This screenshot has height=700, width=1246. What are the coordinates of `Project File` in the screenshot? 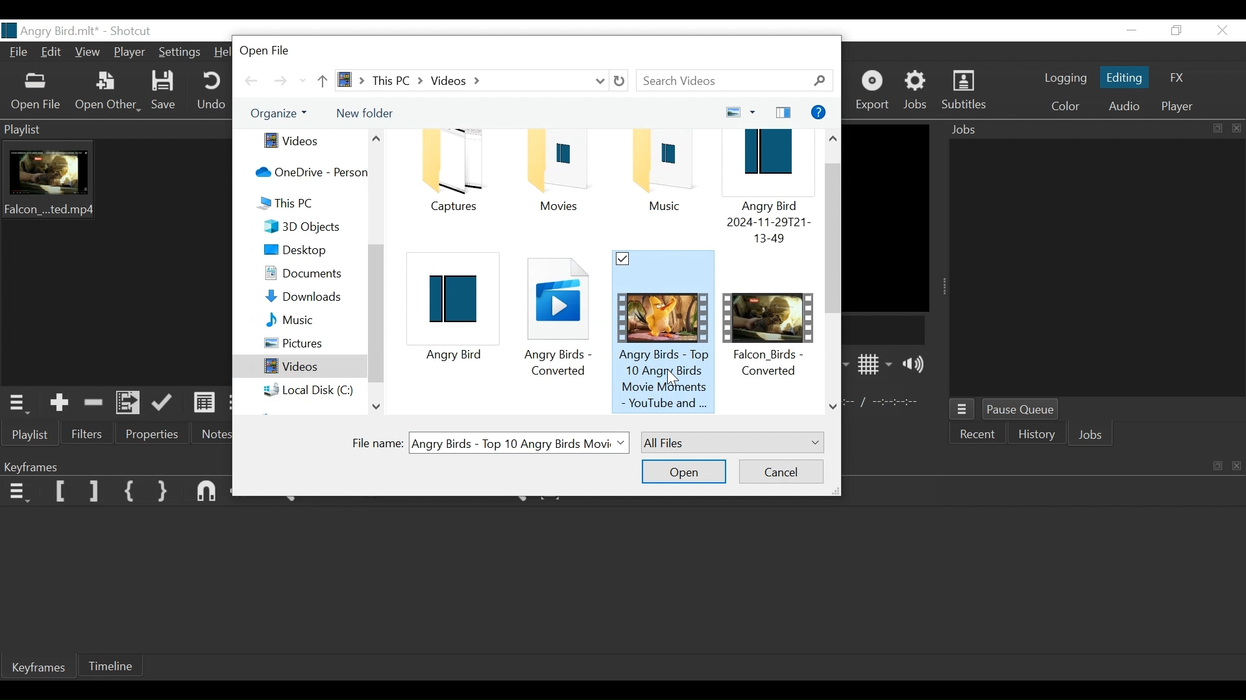 It's located at (766, 208).